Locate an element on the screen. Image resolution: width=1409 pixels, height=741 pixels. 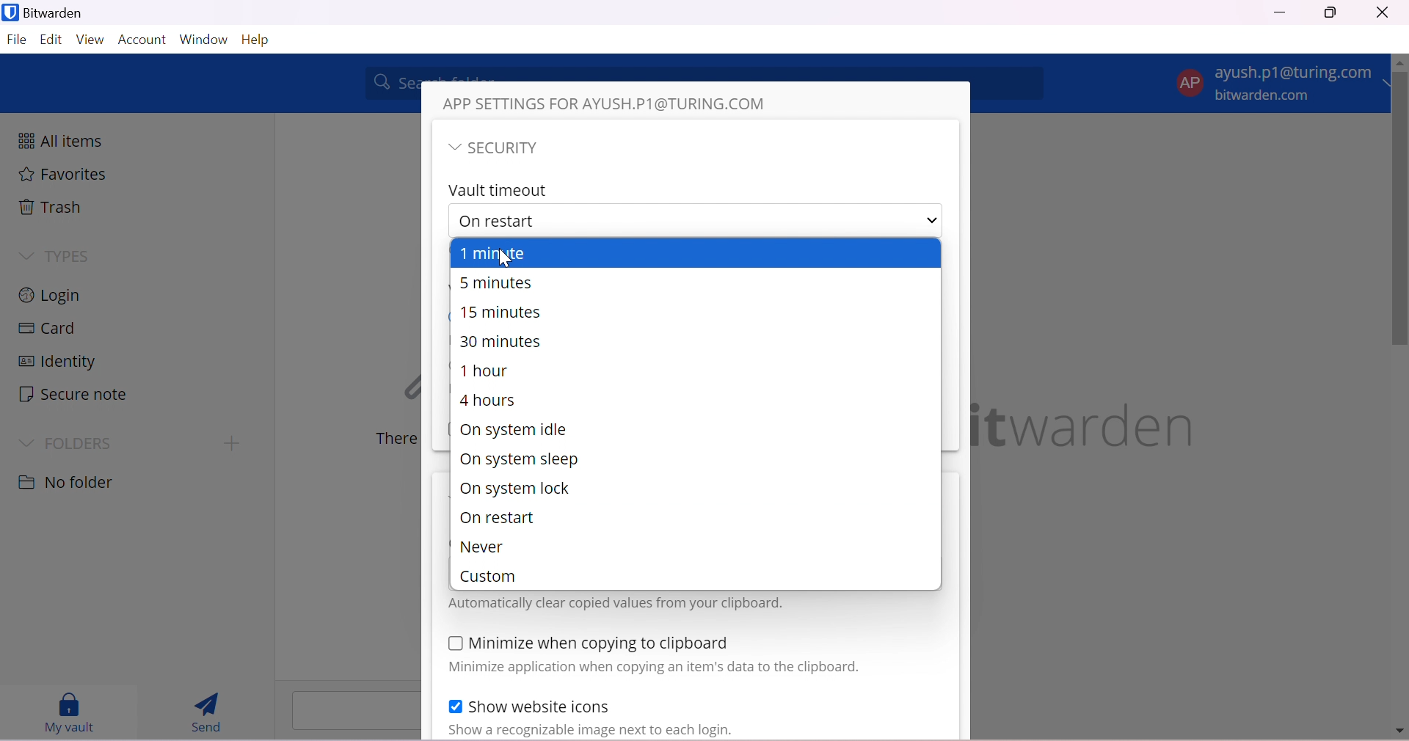
Close is located at coordinates (1382, 12).